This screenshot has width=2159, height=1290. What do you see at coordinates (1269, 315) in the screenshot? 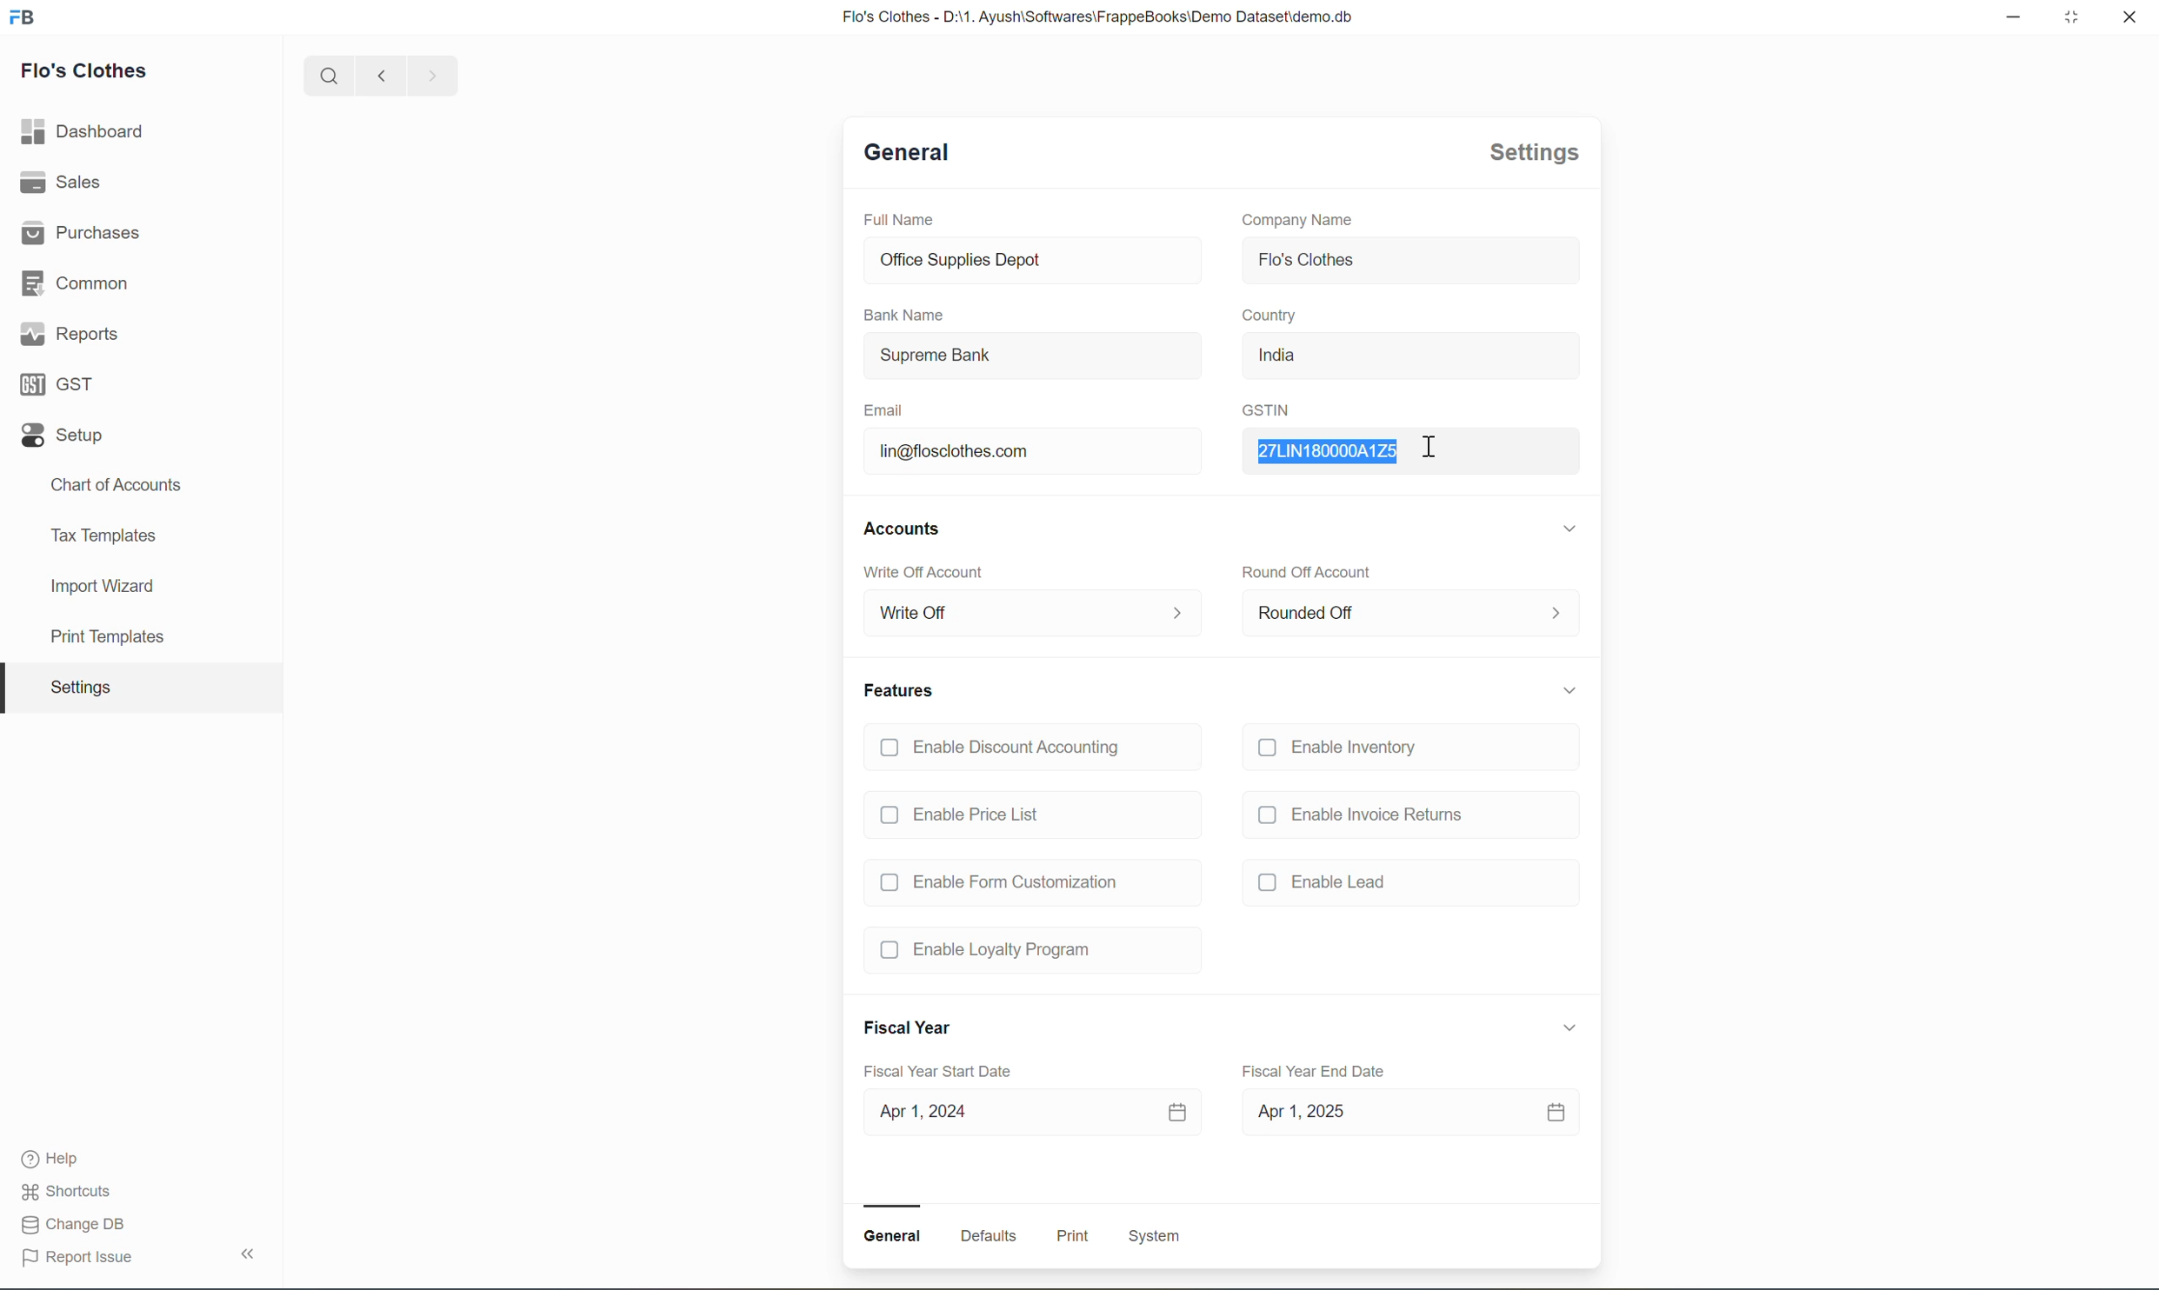
I see `Country` at bounding box center [1269, 315].